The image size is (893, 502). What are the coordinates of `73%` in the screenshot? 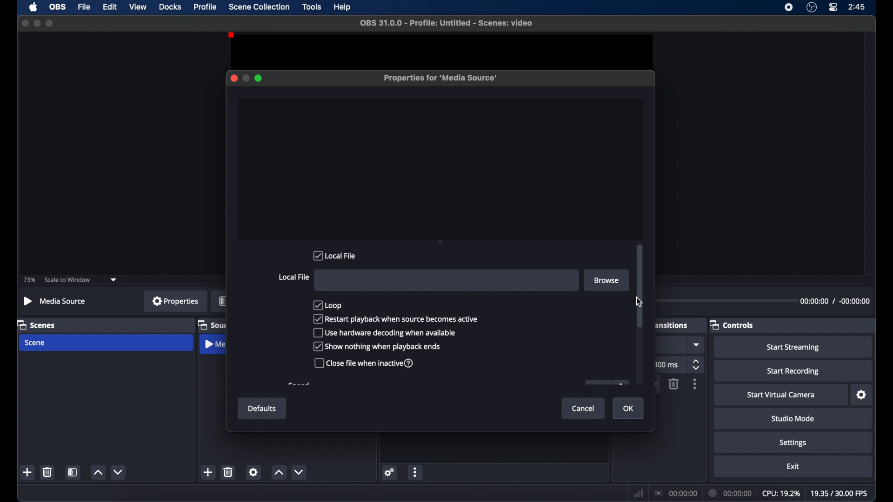 It's located at (28, 280).